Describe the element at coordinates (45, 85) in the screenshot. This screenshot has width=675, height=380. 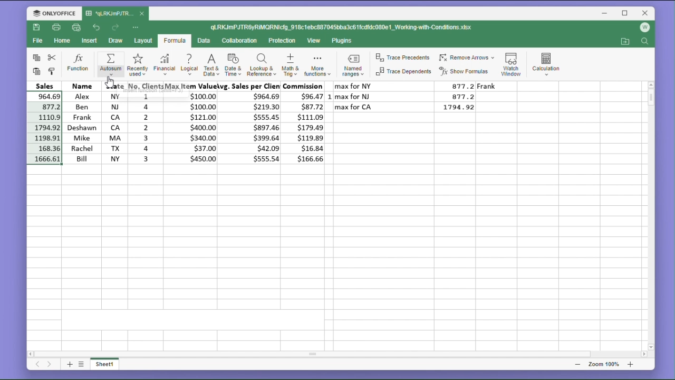
I see `Sales` at that location.